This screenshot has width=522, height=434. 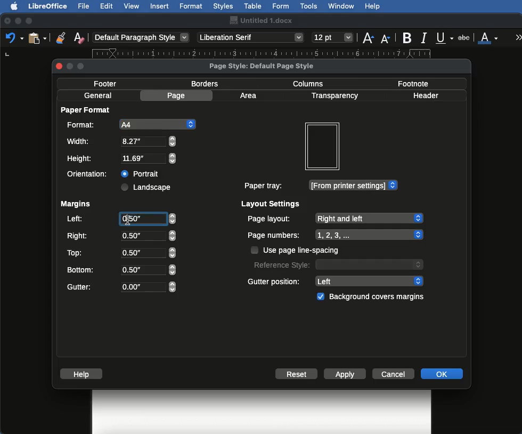 What do you see at coordinates (120, 220) in the screenshot?
I see `Left` at bounding box center [120, 220].